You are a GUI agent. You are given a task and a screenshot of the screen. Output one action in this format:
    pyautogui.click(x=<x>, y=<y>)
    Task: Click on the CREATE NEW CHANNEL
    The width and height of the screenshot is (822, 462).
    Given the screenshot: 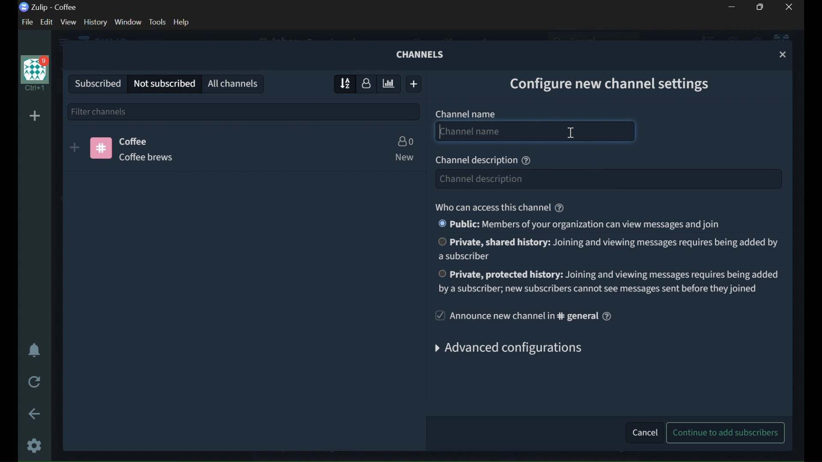 What is the action you would take?
    pyautogui.click(x=416, y=84)
    